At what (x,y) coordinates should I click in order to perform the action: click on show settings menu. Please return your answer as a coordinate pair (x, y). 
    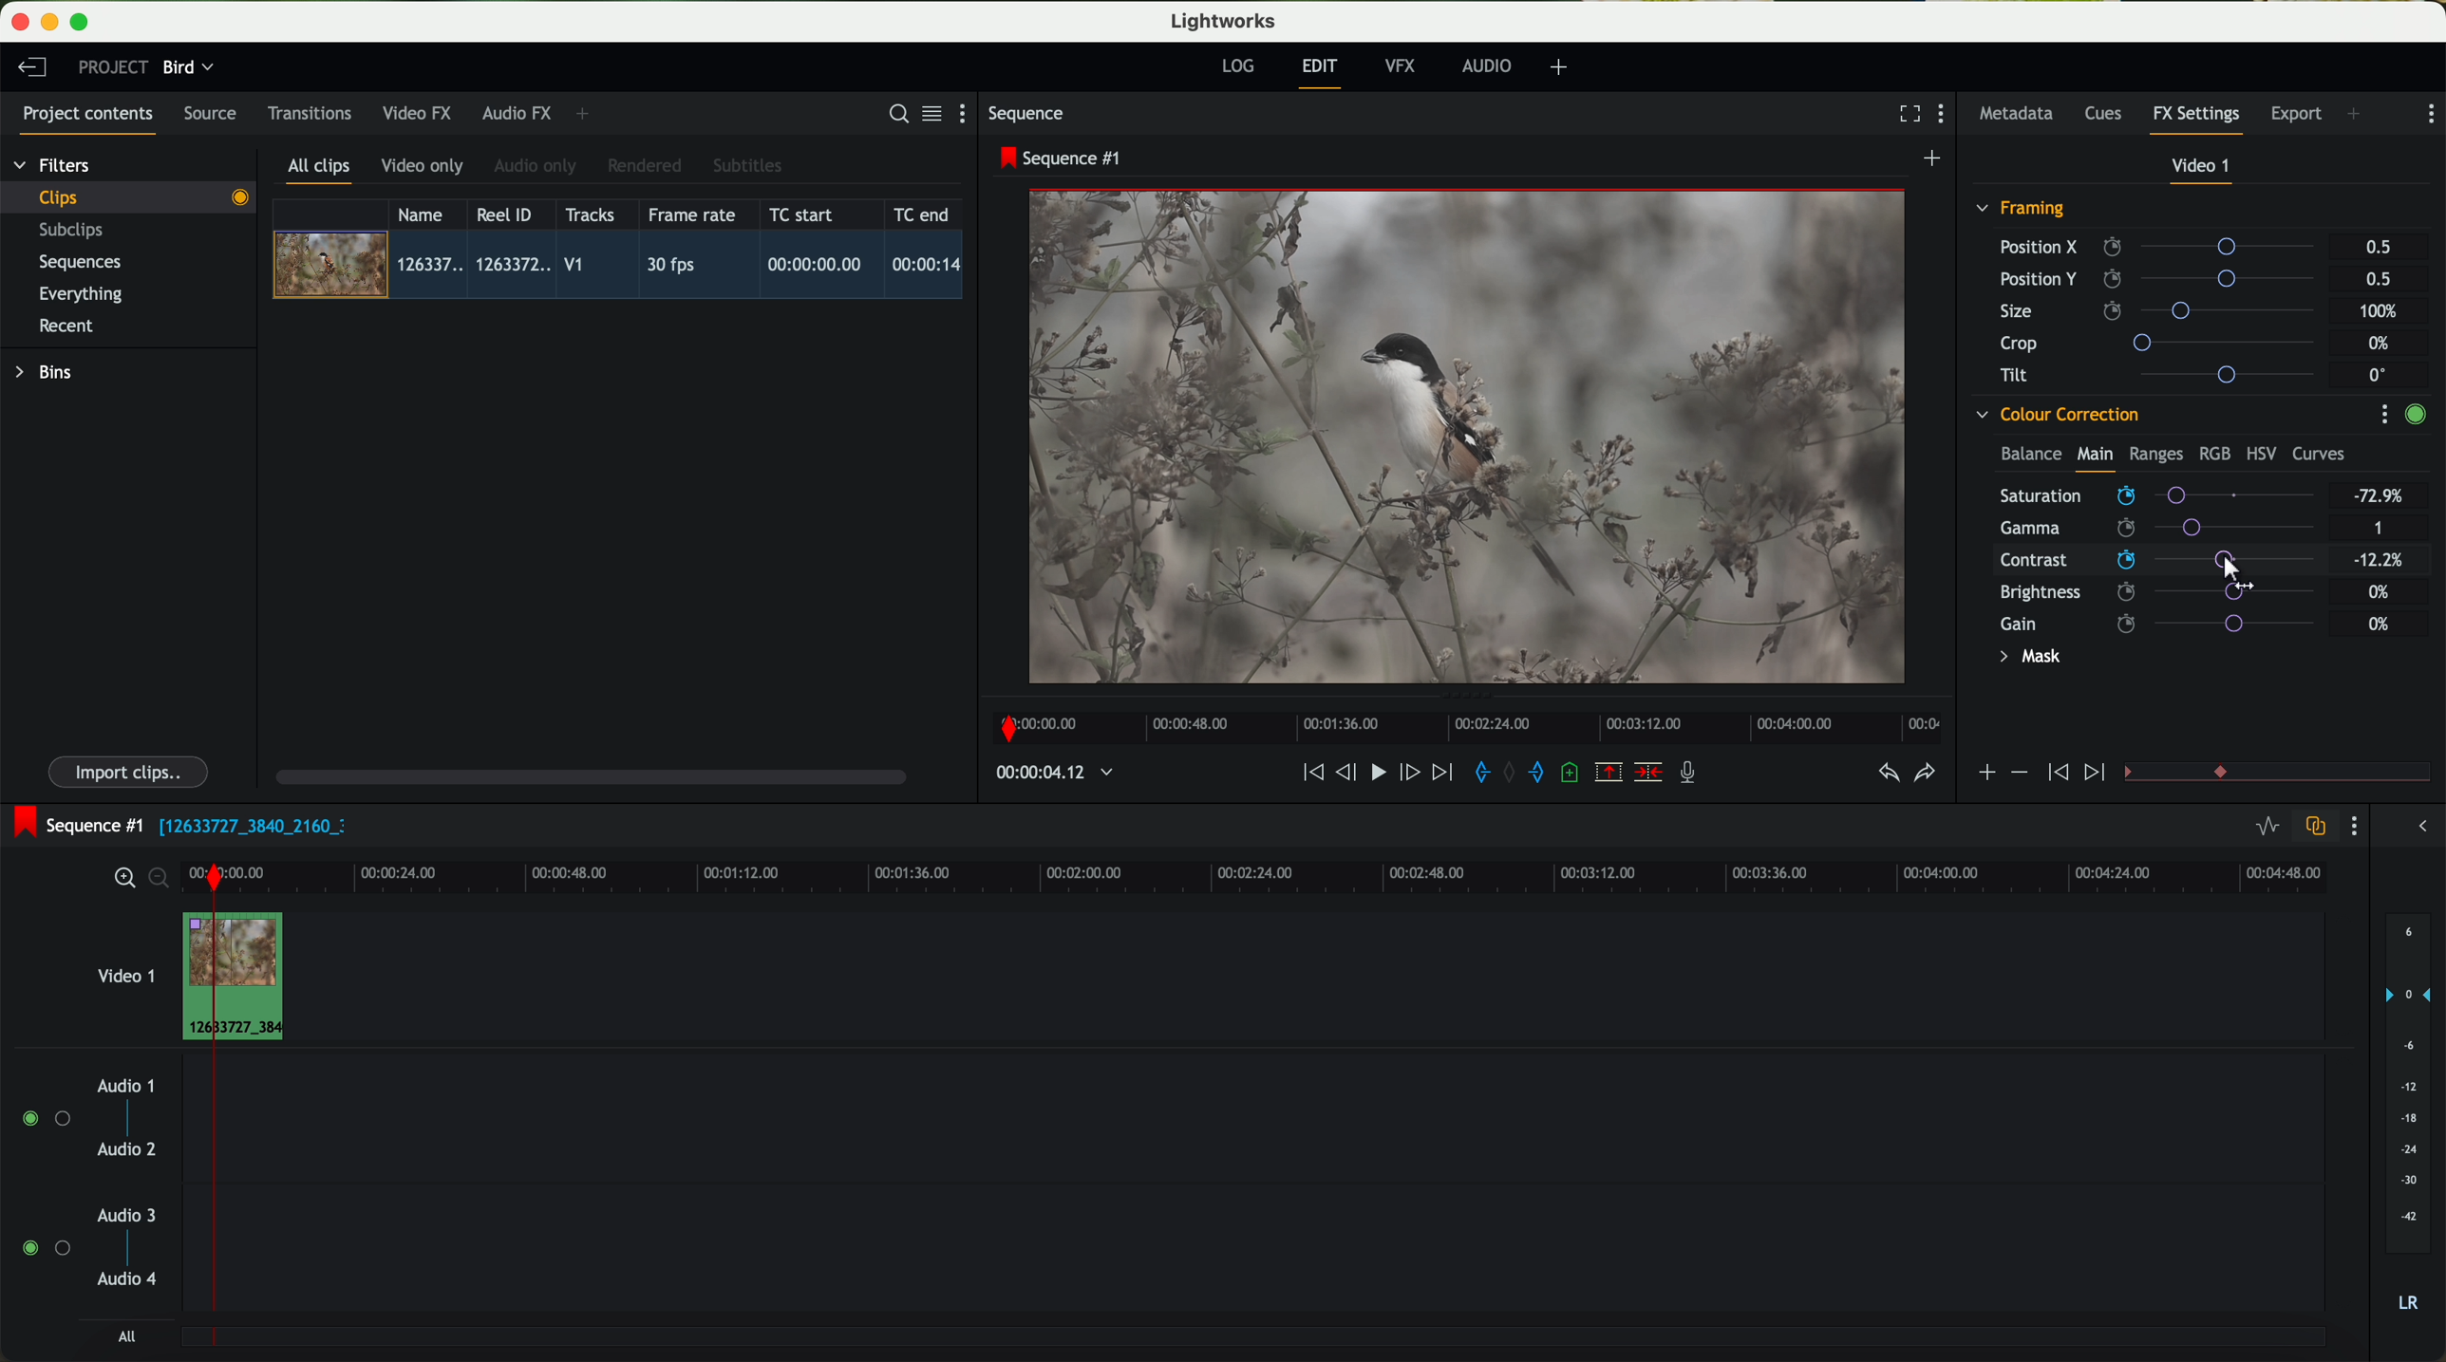
    Looking at the image, I should click on (2429, 114).